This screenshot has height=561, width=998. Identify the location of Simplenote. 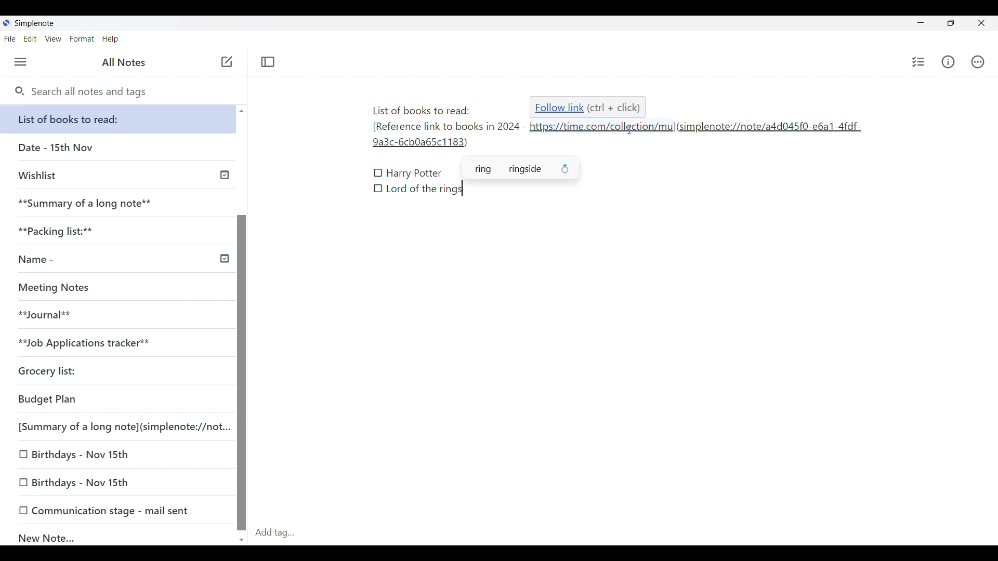
(33, 23).